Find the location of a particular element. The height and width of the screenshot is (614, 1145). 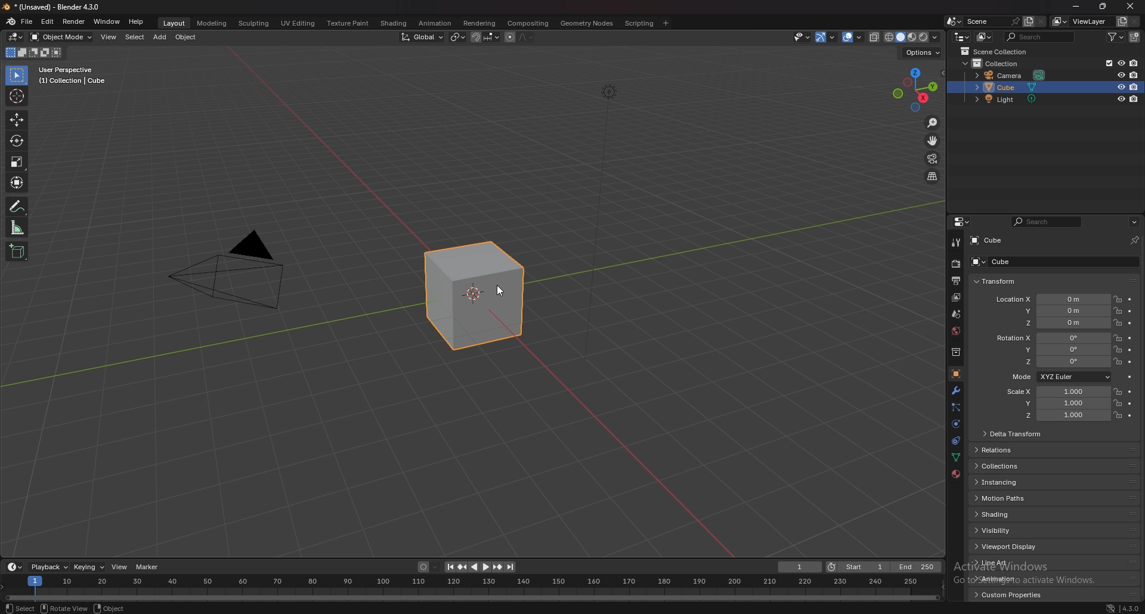

collections is located at coordinates (1012, 465).